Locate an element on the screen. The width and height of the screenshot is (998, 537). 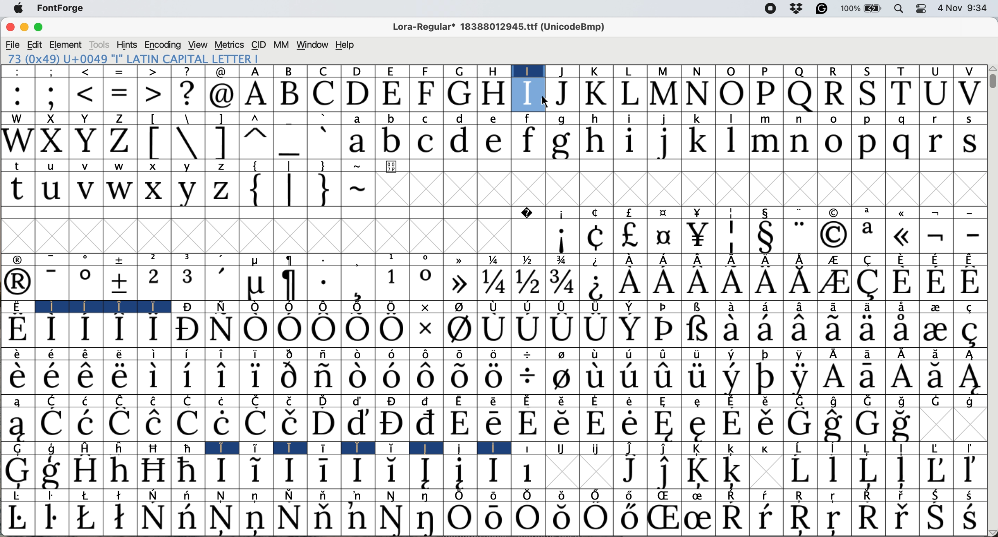
Symbol is located at coordinates (801, 518).